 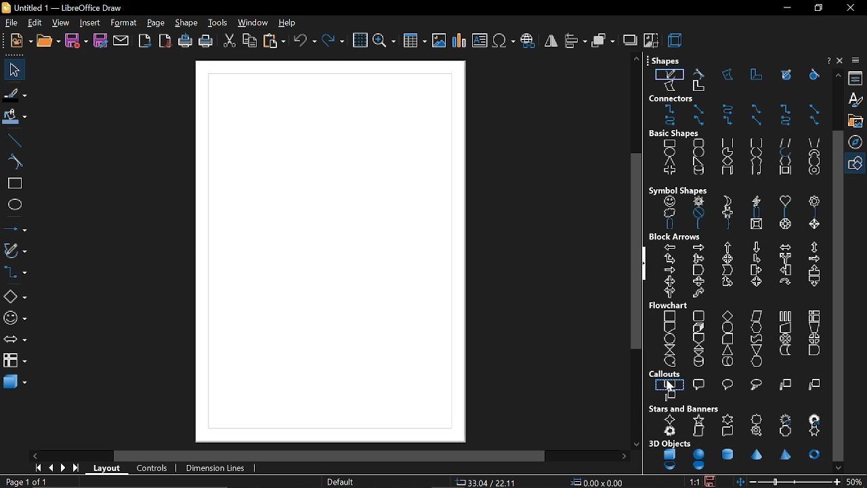 I want to click on magnetic disc, so click(x=697, y=361).